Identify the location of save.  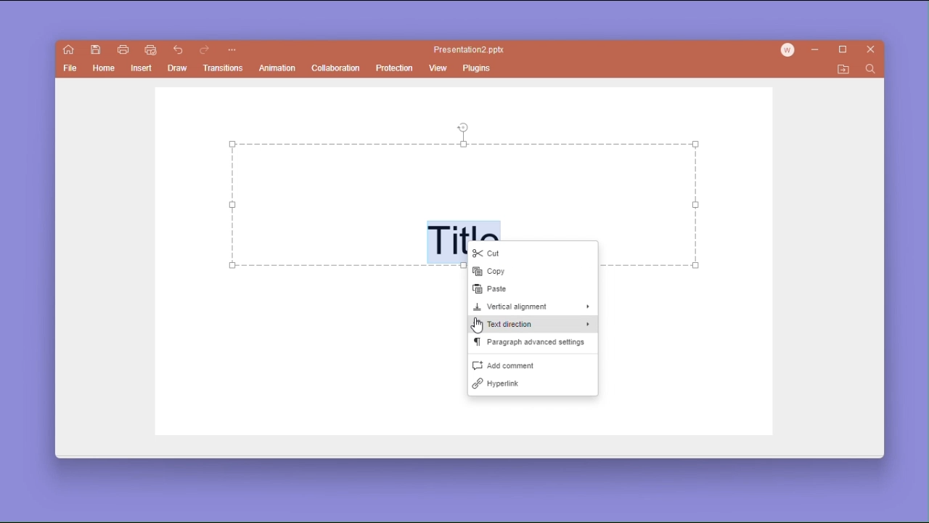
(97, 50).